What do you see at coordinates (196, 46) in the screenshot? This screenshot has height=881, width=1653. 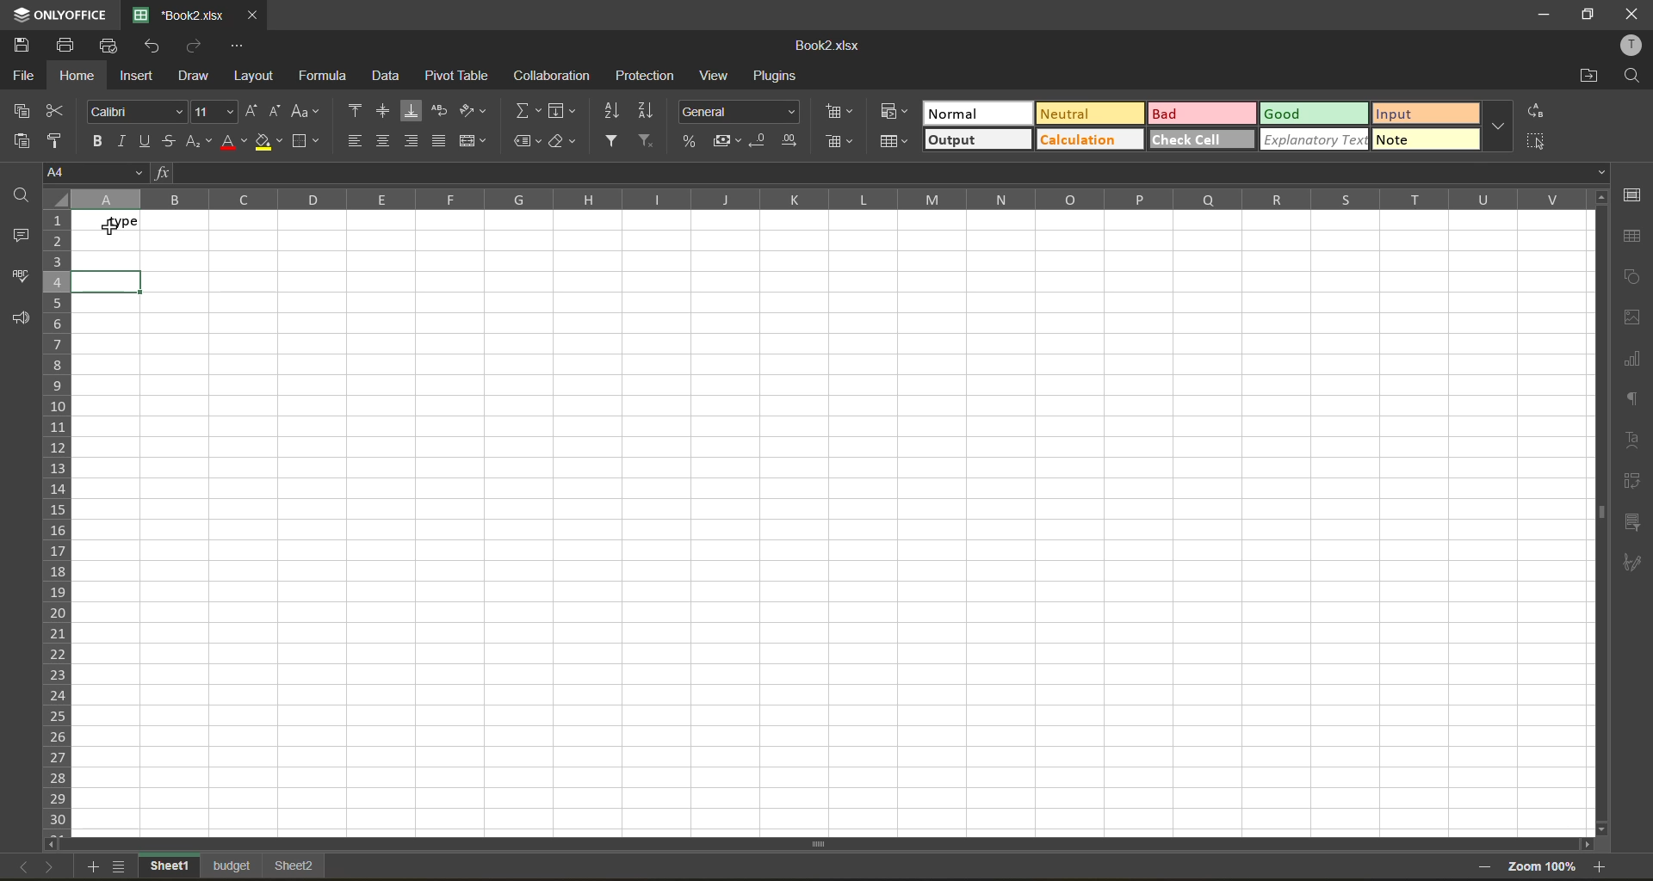 I see `redo` at bounding box center [196, 46].